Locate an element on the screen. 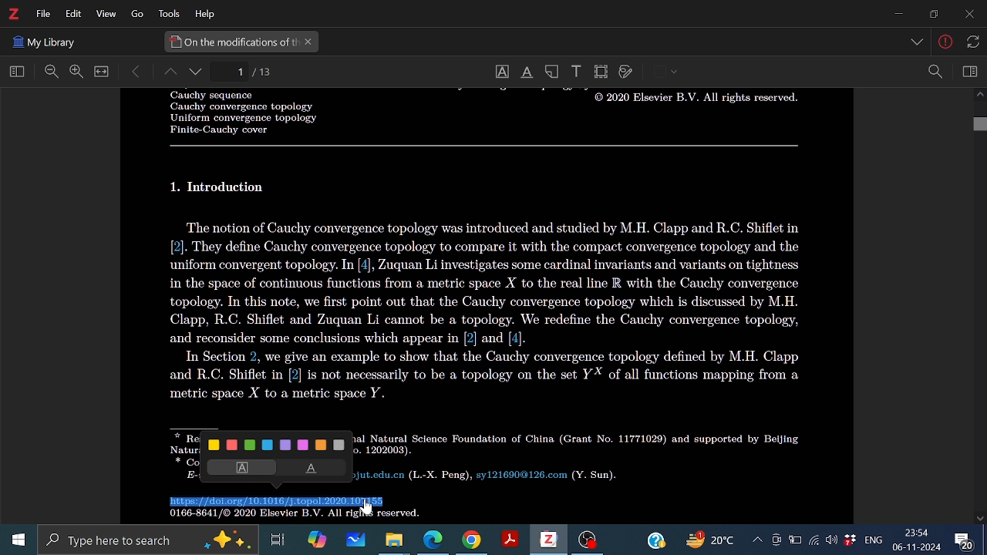 This screenshot has width=987, height=555. Minmize is located at coordinates (898, 15).